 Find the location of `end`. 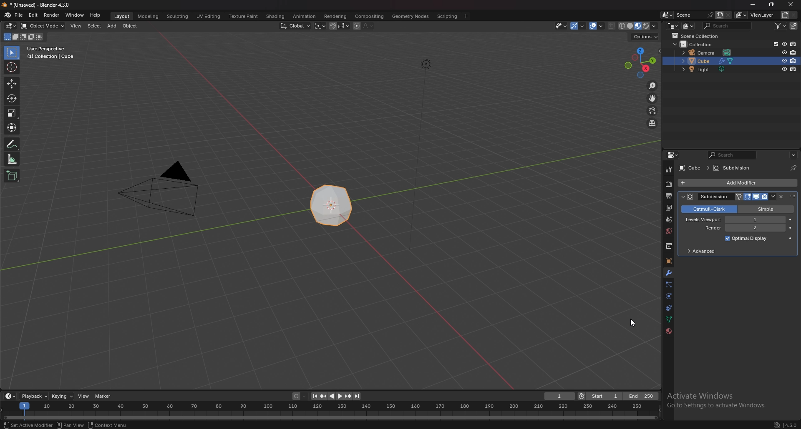

end is located at coordinates (642, 396).